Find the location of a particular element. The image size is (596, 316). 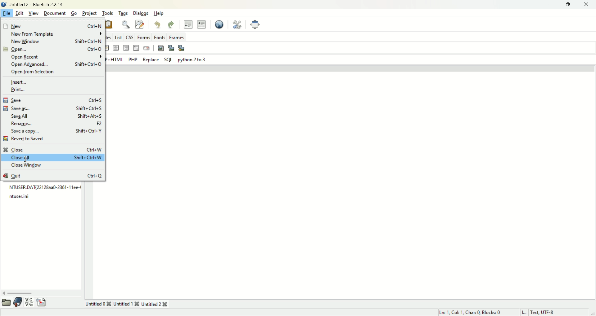

MULTI THUMBNAIL is located at coordinates (182, 48).